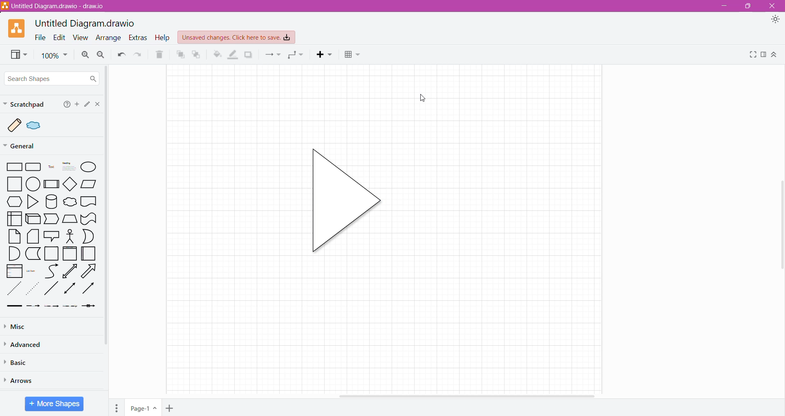 This screenshot has height=416, width=785. I want to click on Restore Down, so click(748, 6).